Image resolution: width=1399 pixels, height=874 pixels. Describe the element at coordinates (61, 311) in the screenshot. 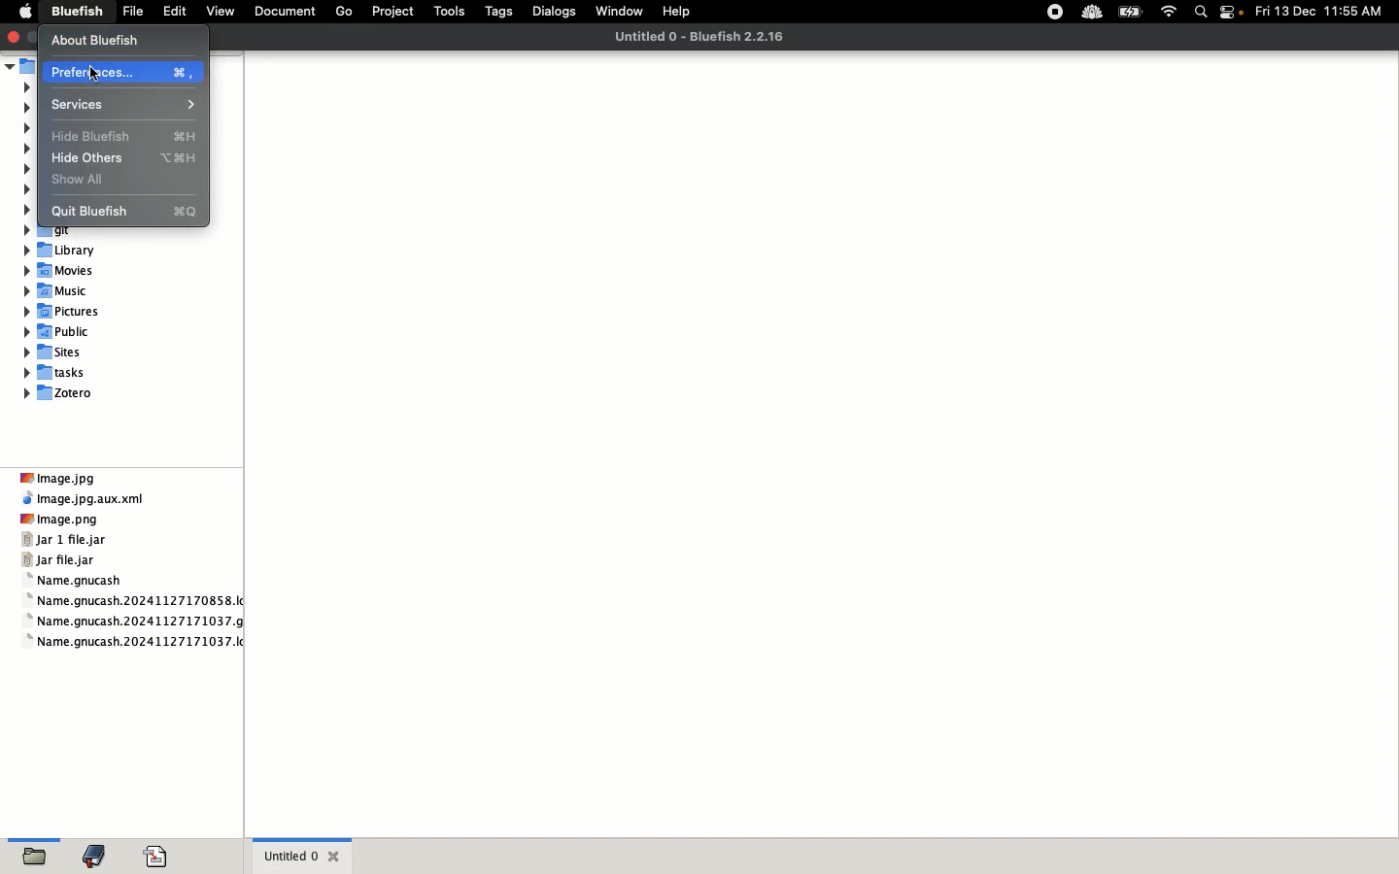

I see `picture` at that location.